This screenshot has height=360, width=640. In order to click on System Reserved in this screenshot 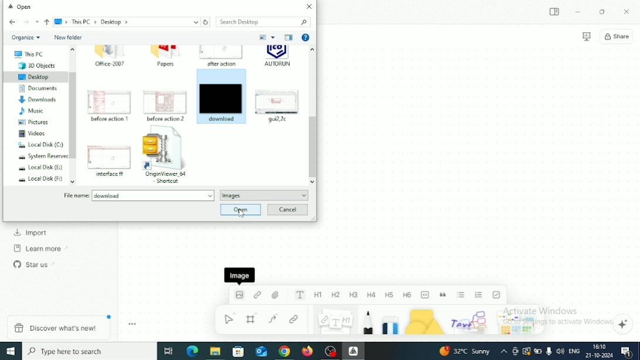, I will do `click(38, 157)`.